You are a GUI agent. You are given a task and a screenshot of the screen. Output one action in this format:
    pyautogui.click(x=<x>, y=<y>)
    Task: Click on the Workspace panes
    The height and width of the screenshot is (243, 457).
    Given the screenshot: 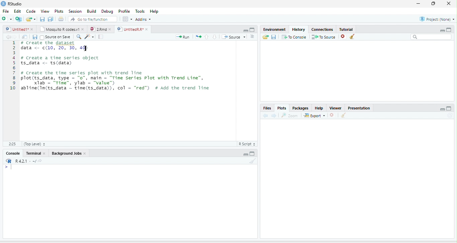 What is the action you would take?
    pyautogui.click(x=127, y=19)
    